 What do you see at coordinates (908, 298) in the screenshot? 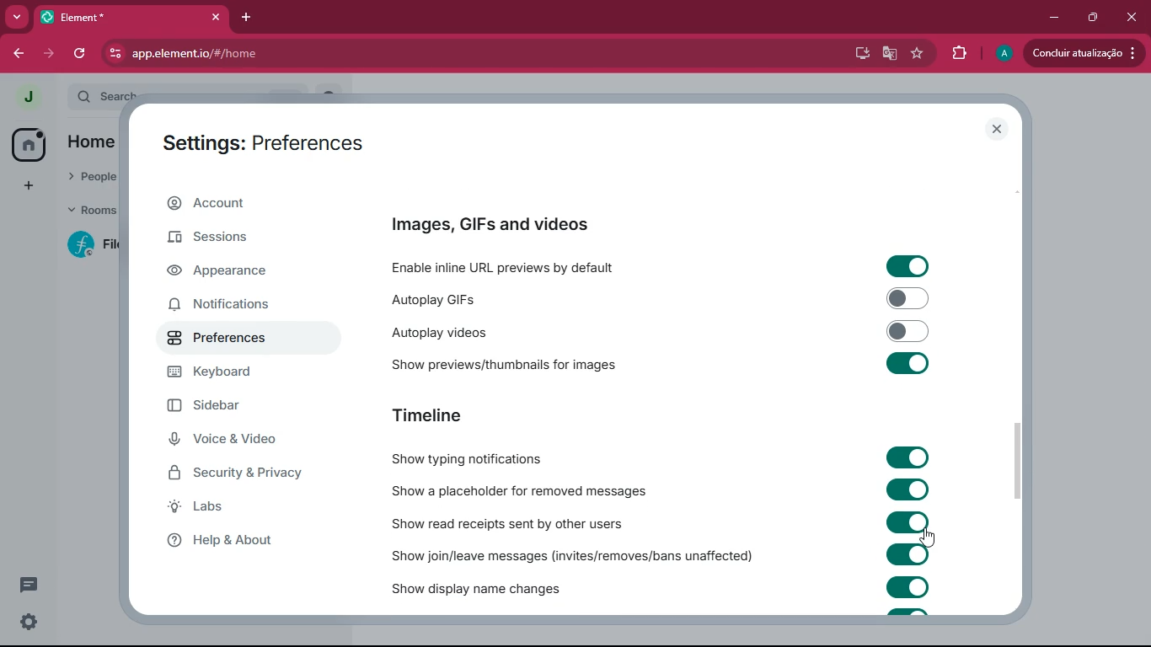
I see `toggle on/off` at bounding box center [908, 298].